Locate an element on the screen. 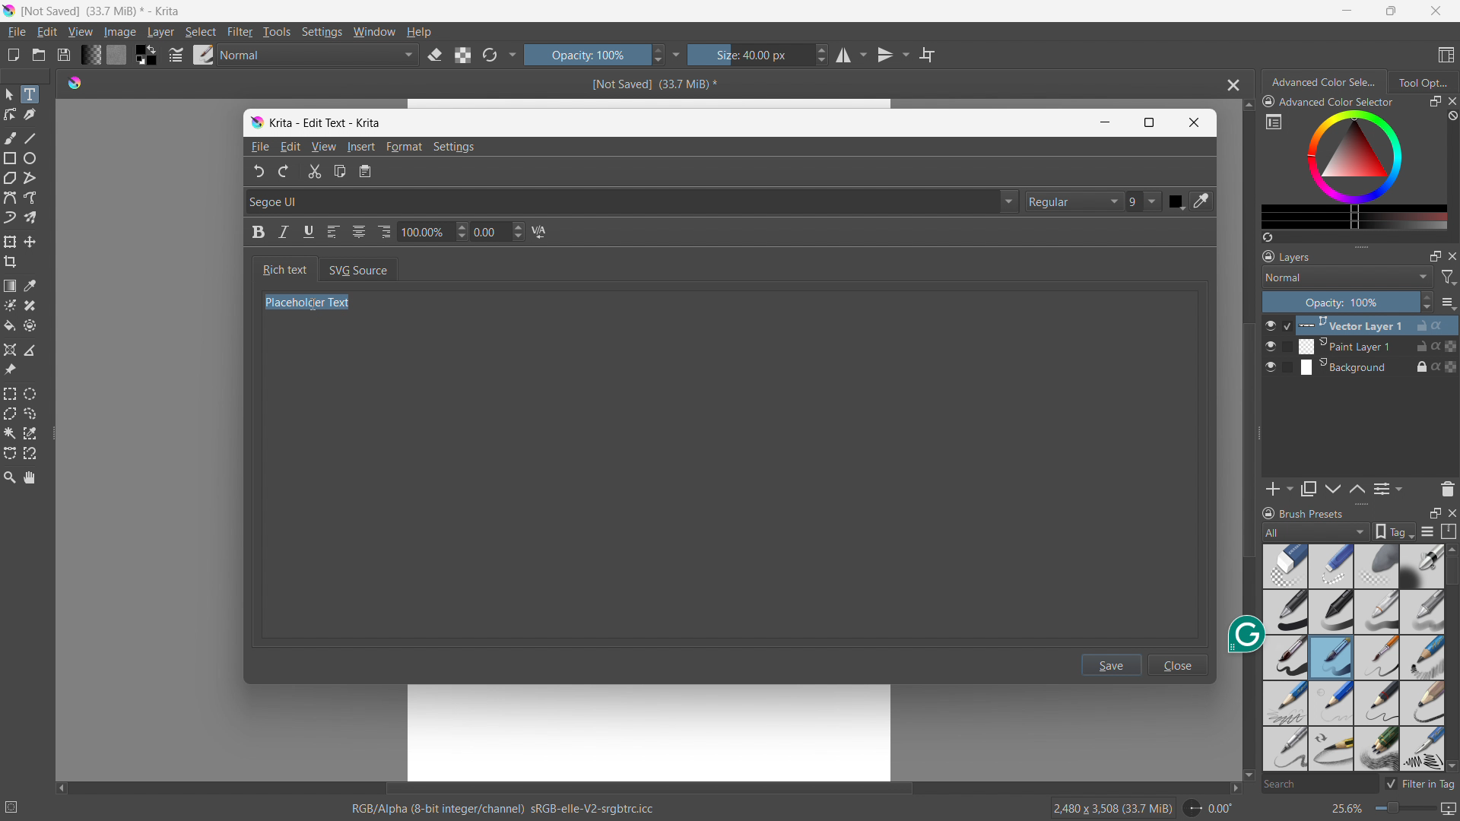 Image resolution: width=1460 pixels, height=821 pixels. more settings is located at coordinates (513, 53).